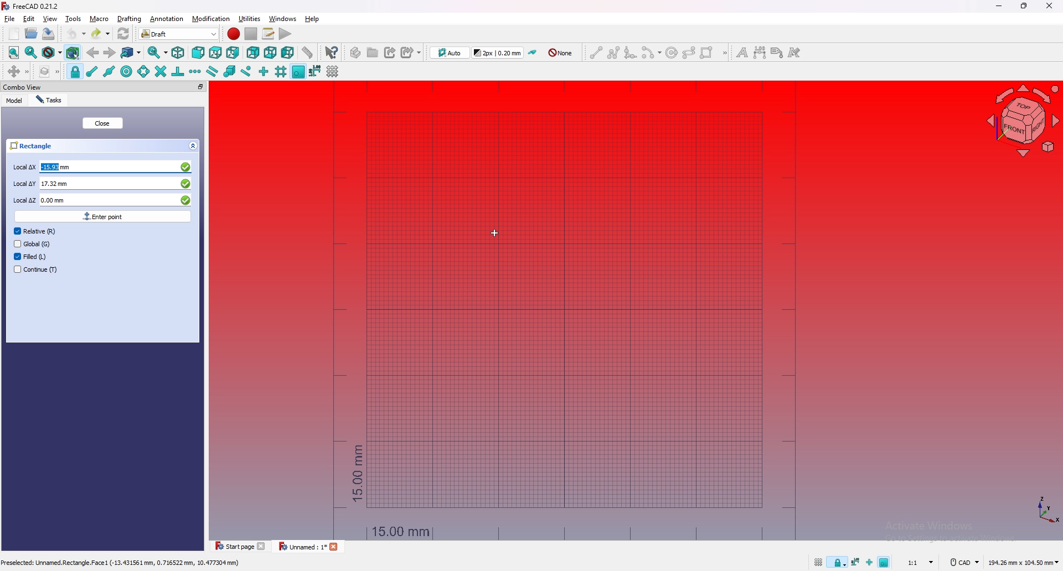  I want to click on draw style, so click(51, 53).